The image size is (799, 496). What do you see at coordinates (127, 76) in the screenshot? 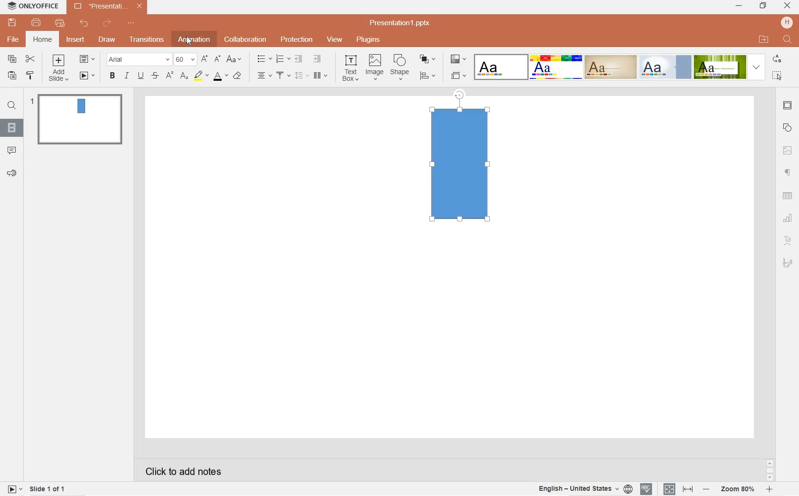
I see `italic` at bounding box center [127, 76].